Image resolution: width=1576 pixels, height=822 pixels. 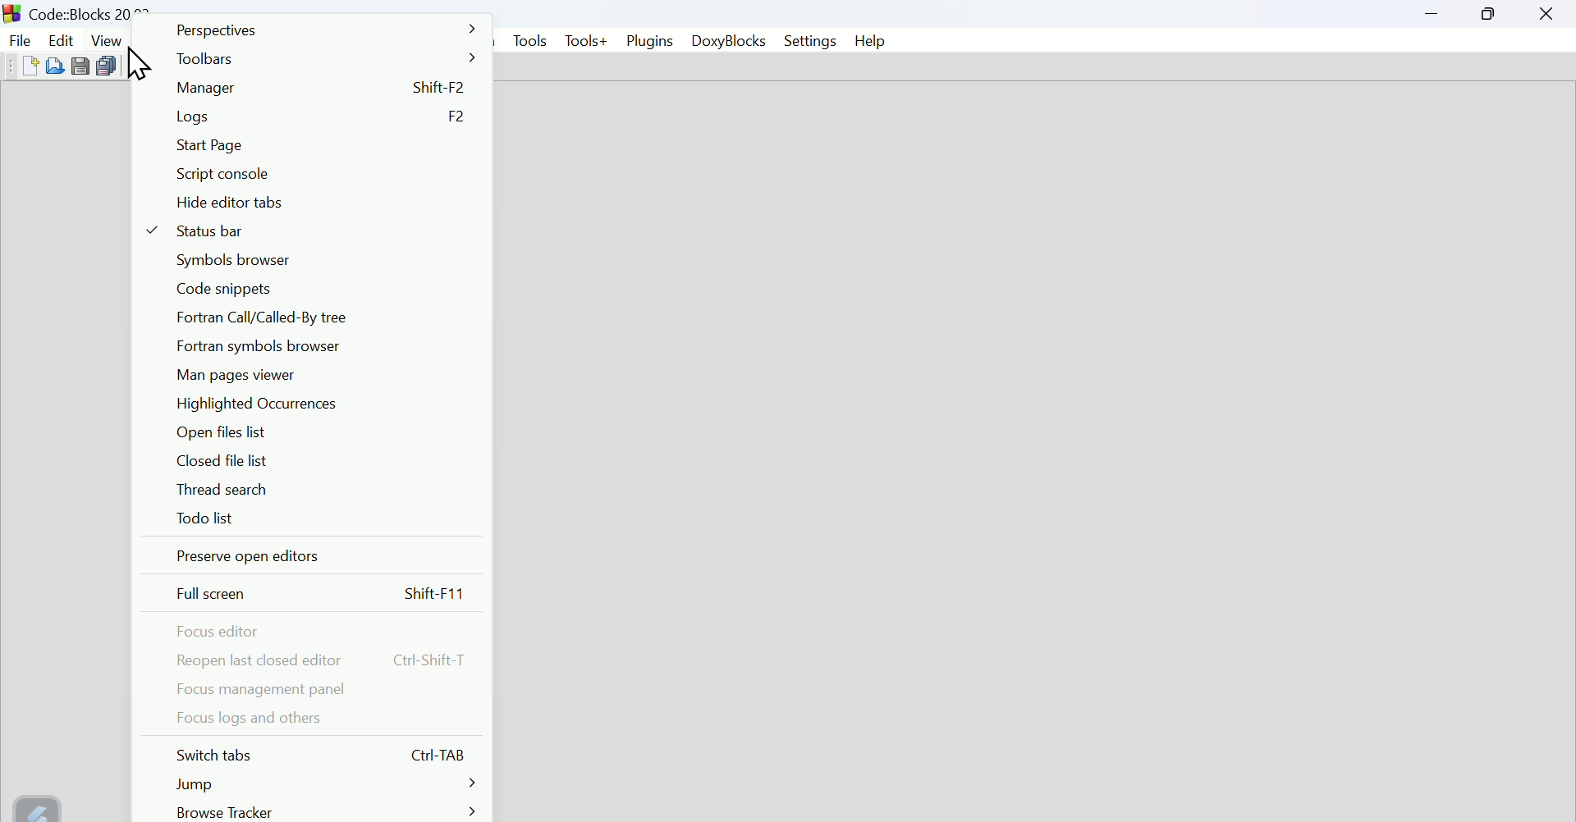 I want to click on Symbols browser, so click(x=231, y=260).